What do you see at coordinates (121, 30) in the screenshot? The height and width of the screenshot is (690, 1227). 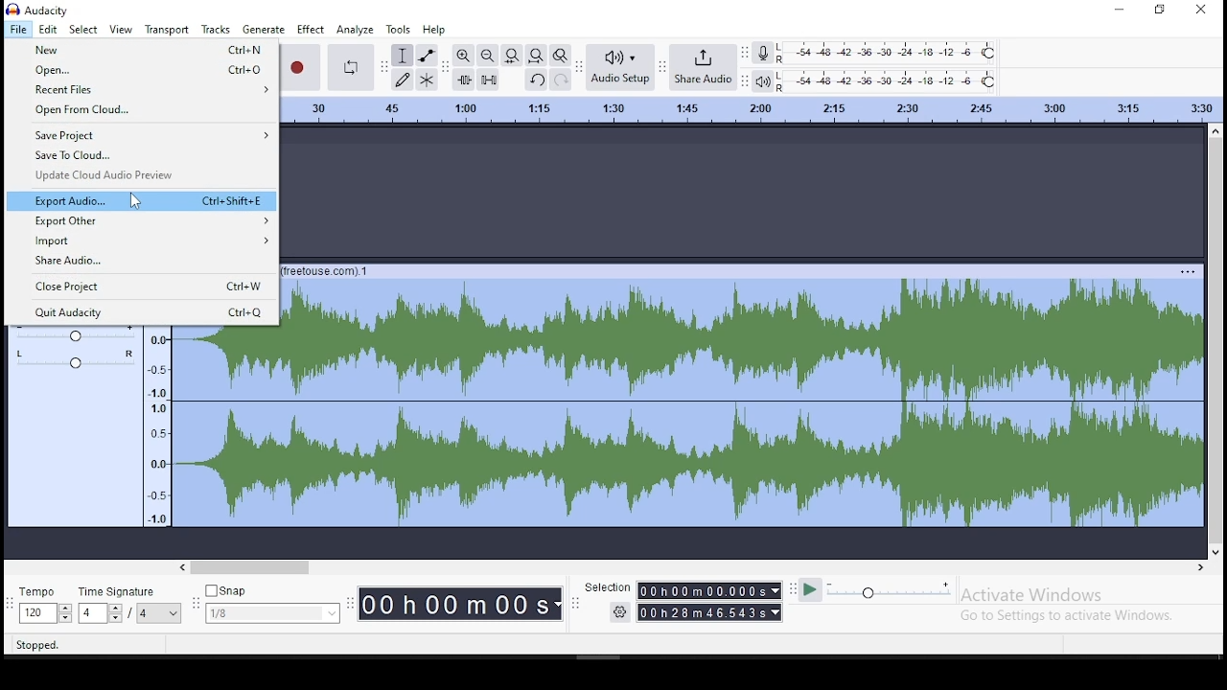 I see `view` at bounding box center [121, 30].